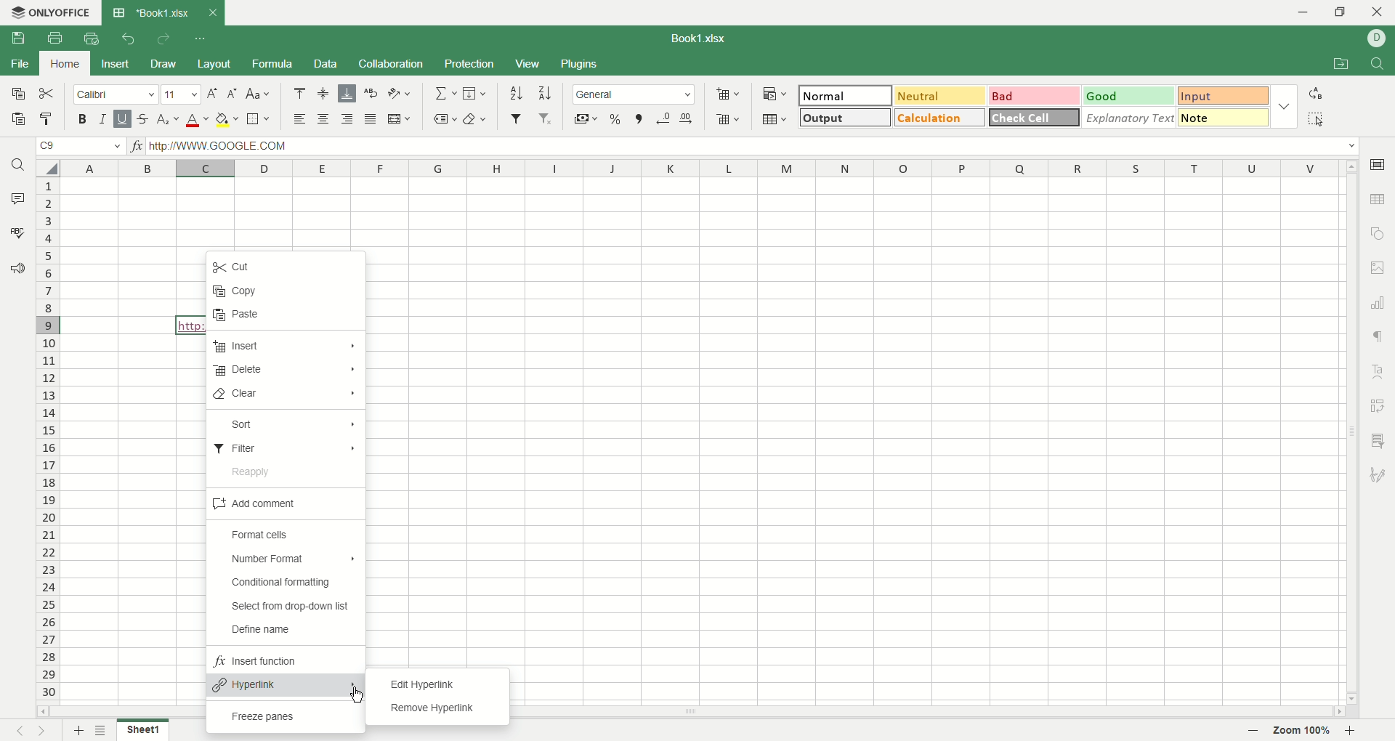 The width and height of the screenshot is (1395, 741). Describe the element at coordinates (49, 95) in the screenshot. I see `cut` at that location.